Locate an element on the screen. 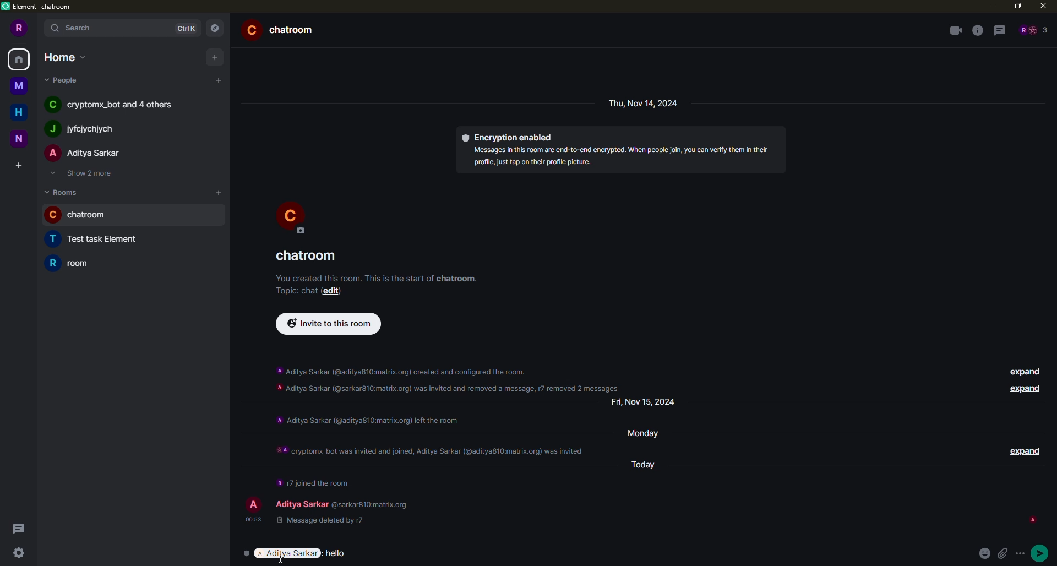  info is located at coordinates (377, 276).